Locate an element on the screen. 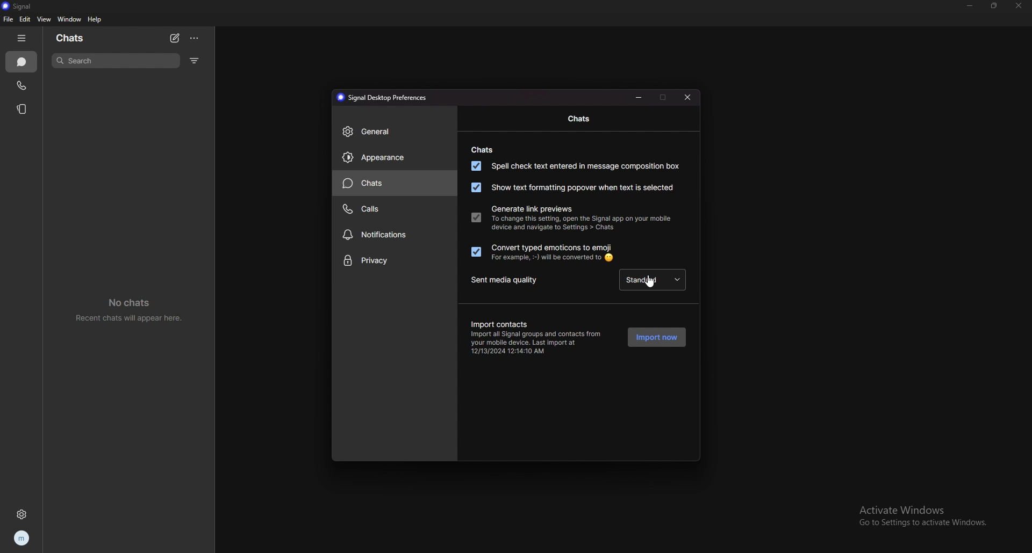 Image resolution: width=1032 pixels, height=553 pixels. view is located at coordinates (44, 19).